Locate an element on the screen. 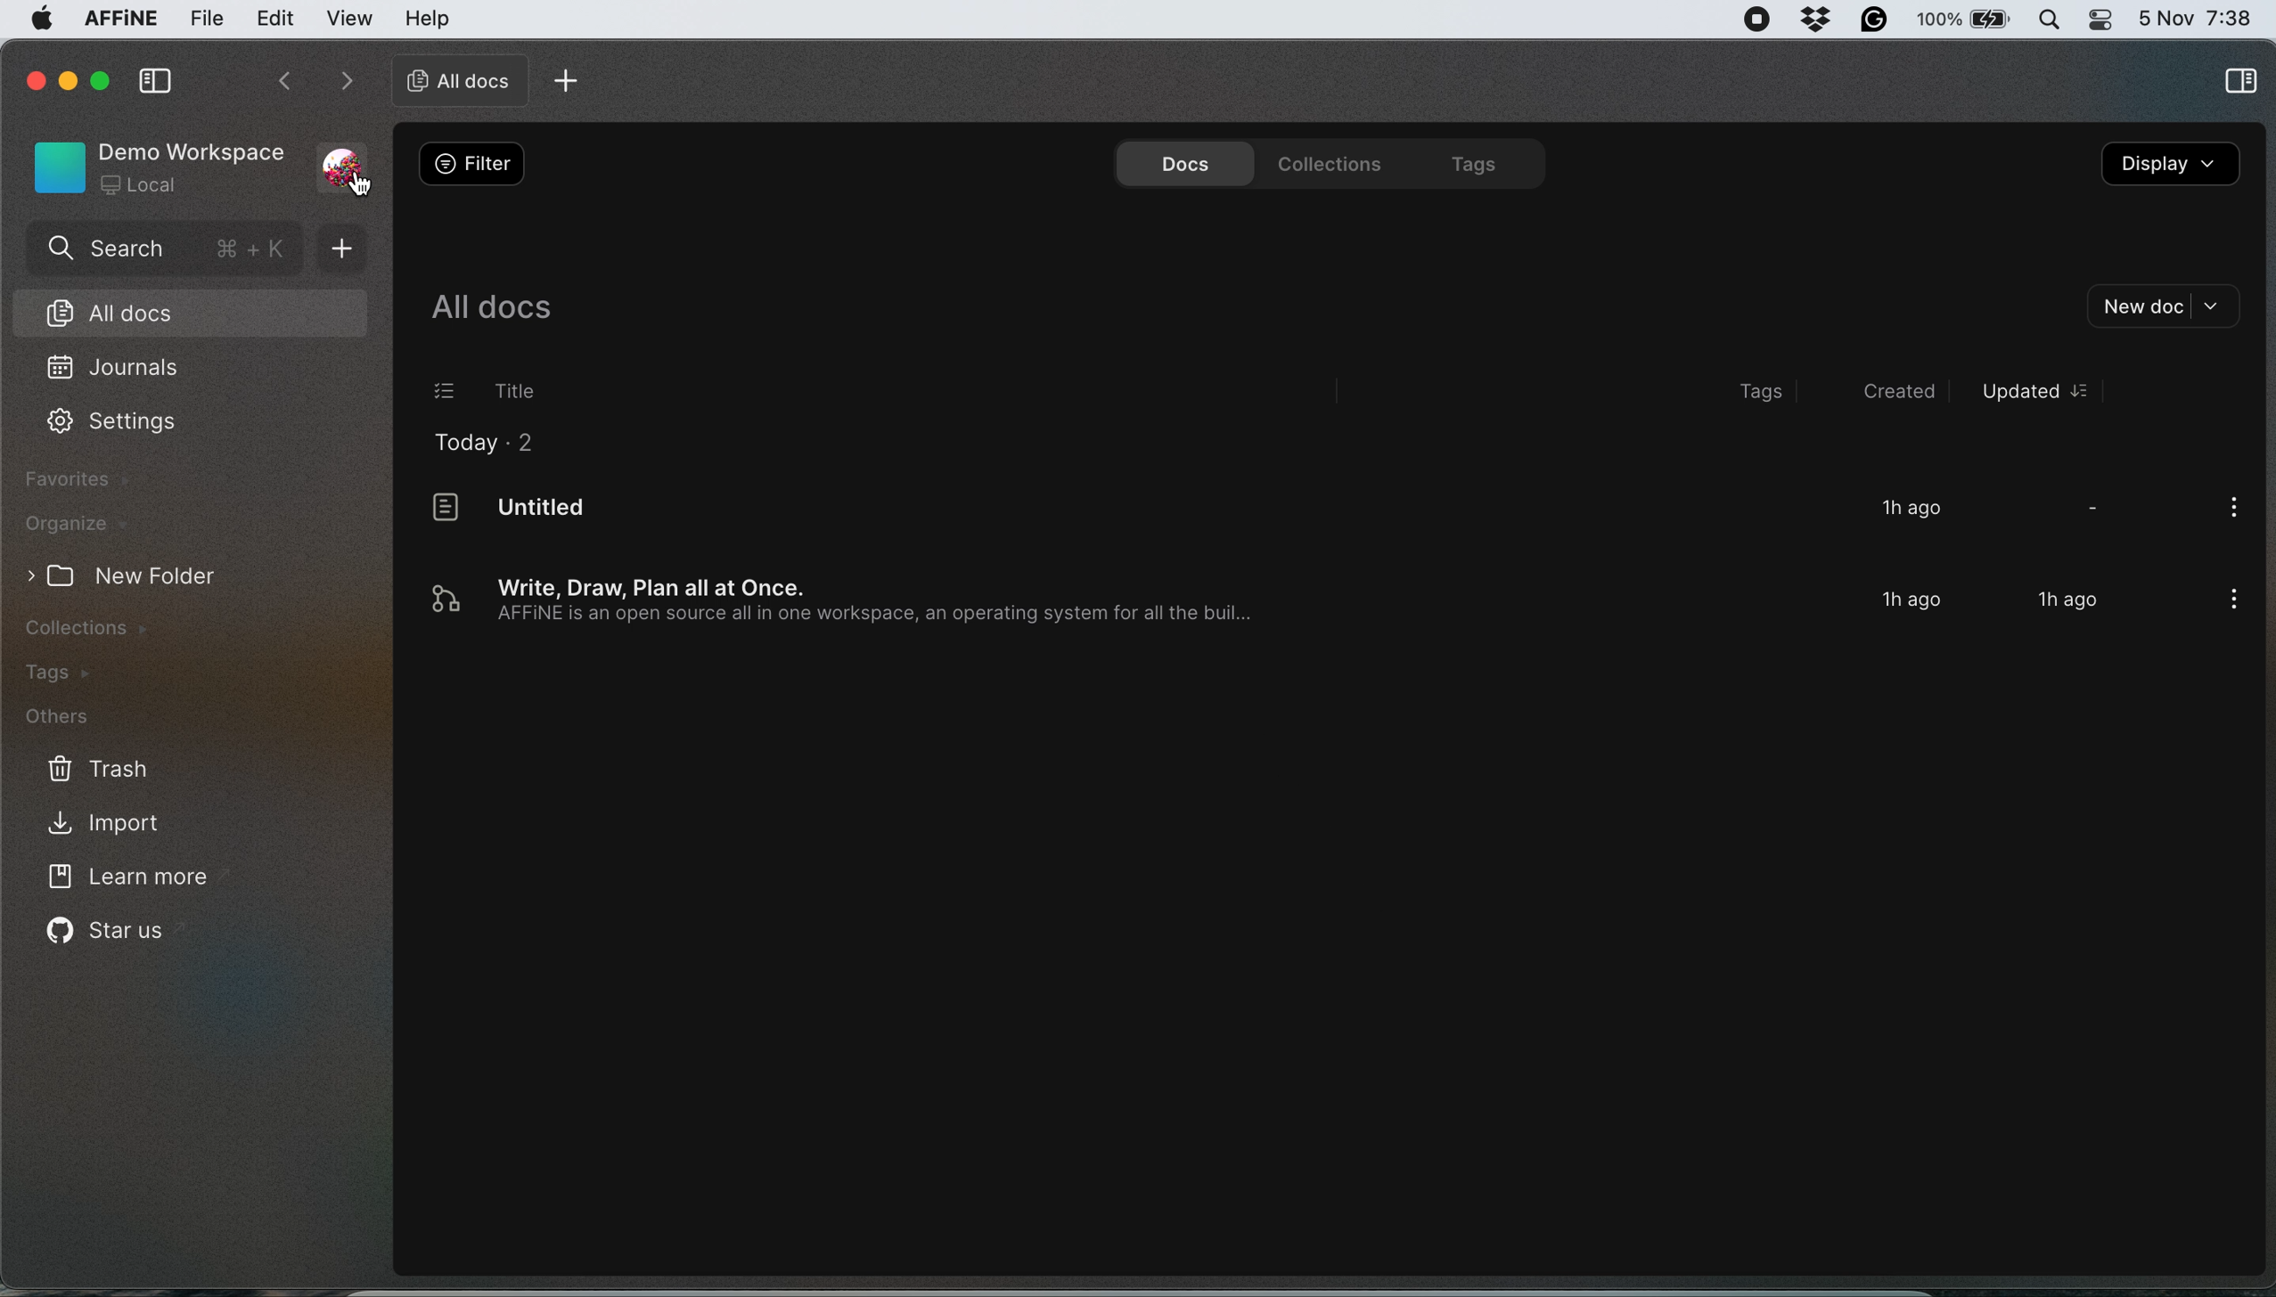 Image resolution: width=2276 pixels, height=1297 pixels. close is located at coordinates (33, 77).